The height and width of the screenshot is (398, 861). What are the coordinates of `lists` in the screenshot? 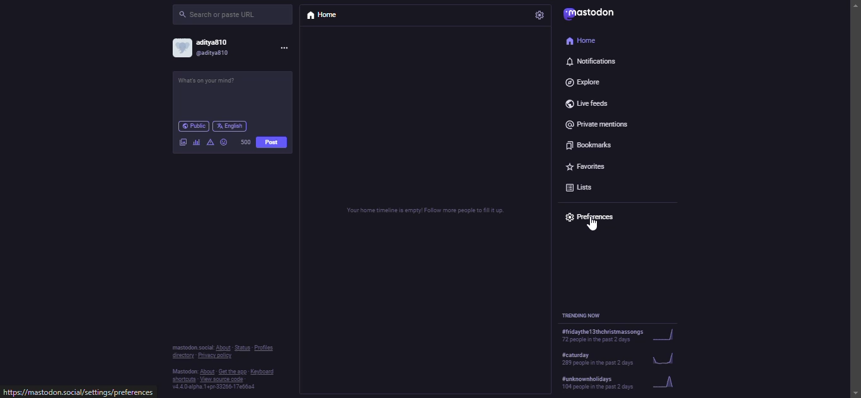 It's located at (582, 185).